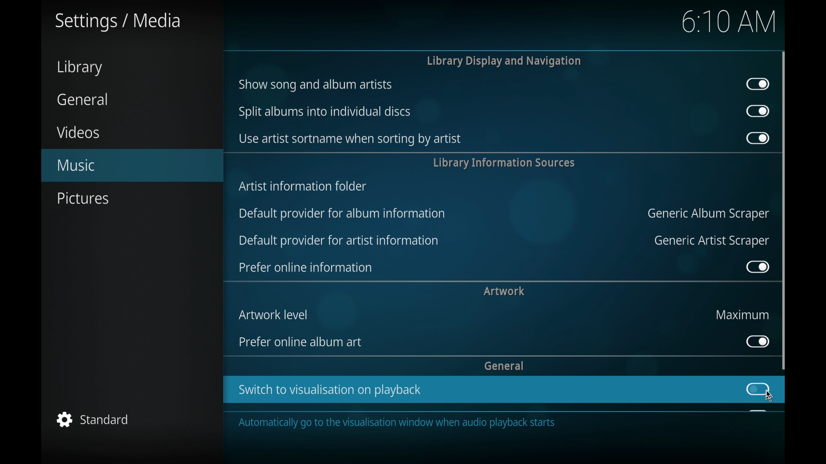 The width and height of the screenshot is (826, 464). What do you see at coordinates (325, 112) in the screenshot?
I see `split albums` at bounding box center [325, 112].